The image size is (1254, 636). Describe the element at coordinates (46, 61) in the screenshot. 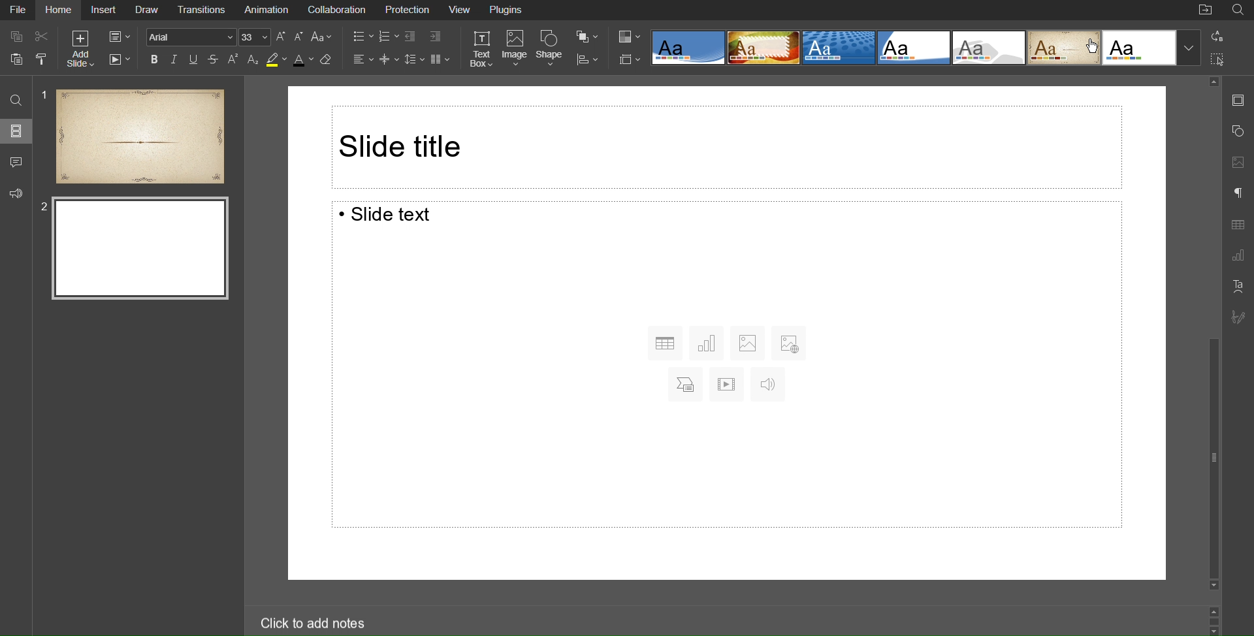

I see `copy formatting` at that location.